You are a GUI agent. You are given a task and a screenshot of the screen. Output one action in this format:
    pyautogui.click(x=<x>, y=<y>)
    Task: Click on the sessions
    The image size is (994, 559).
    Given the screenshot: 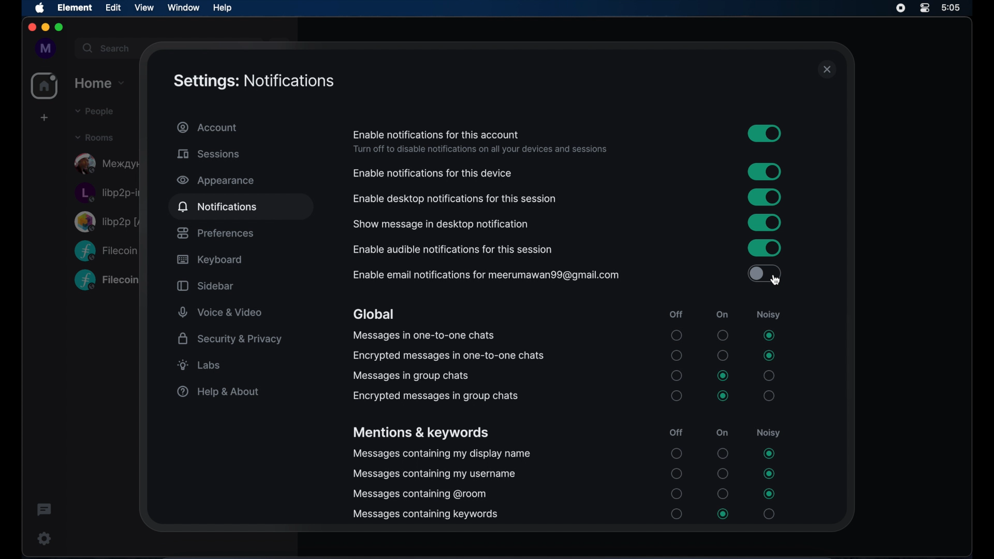 What is the action you would take?
    pyautogui.click(x=208, y=154)
    